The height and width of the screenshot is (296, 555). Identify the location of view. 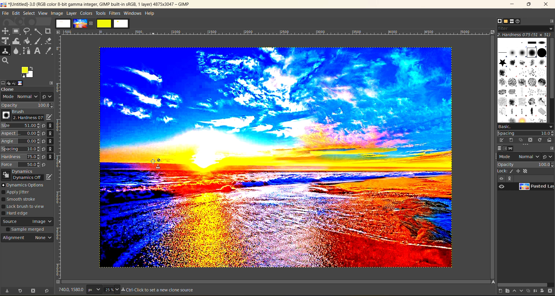
(501, 179).